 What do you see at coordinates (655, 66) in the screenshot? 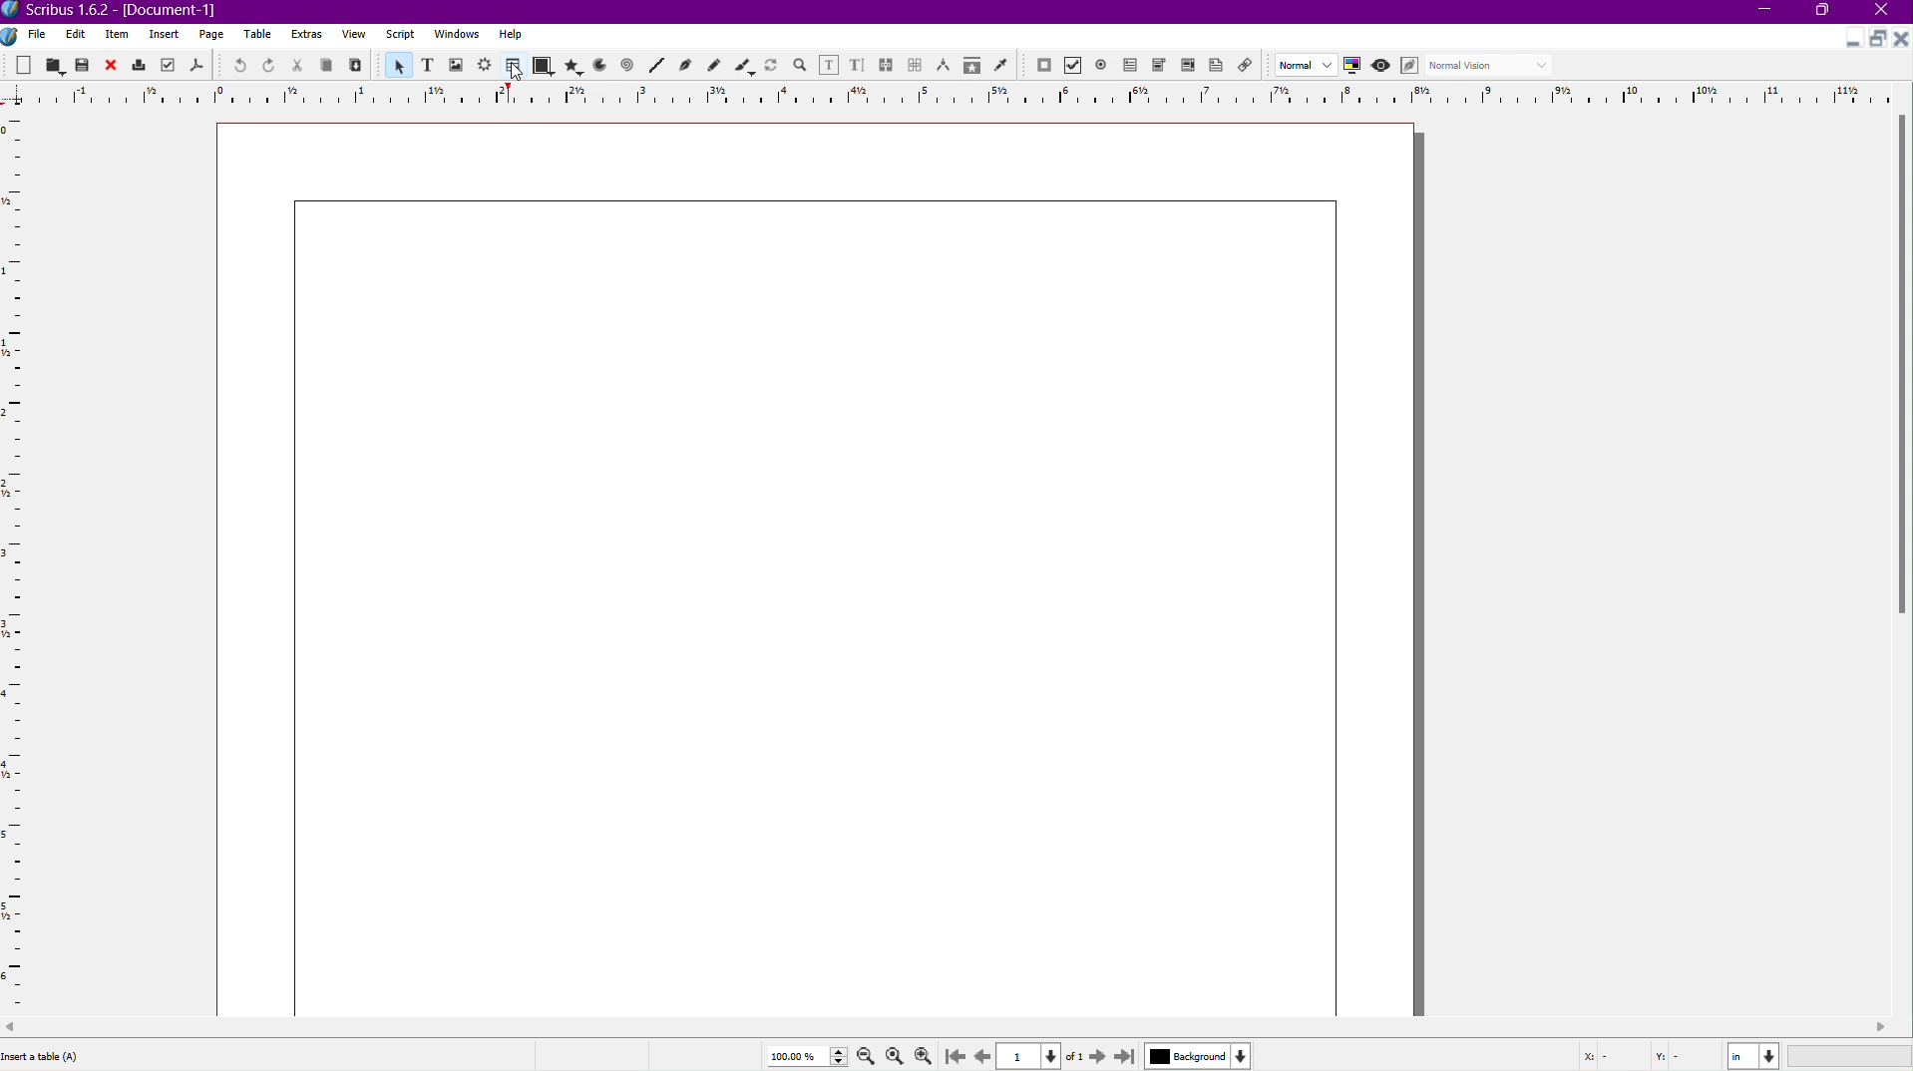
I see `Line` at bounding box center [655, 66].